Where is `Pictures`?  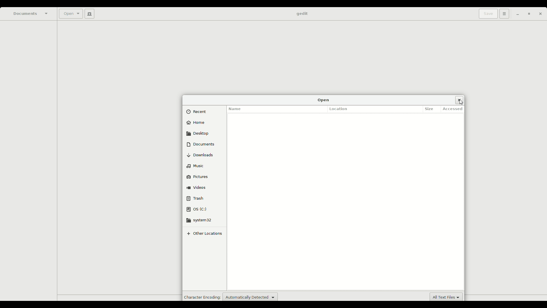 Pictures is located at coordinates (201, 176).